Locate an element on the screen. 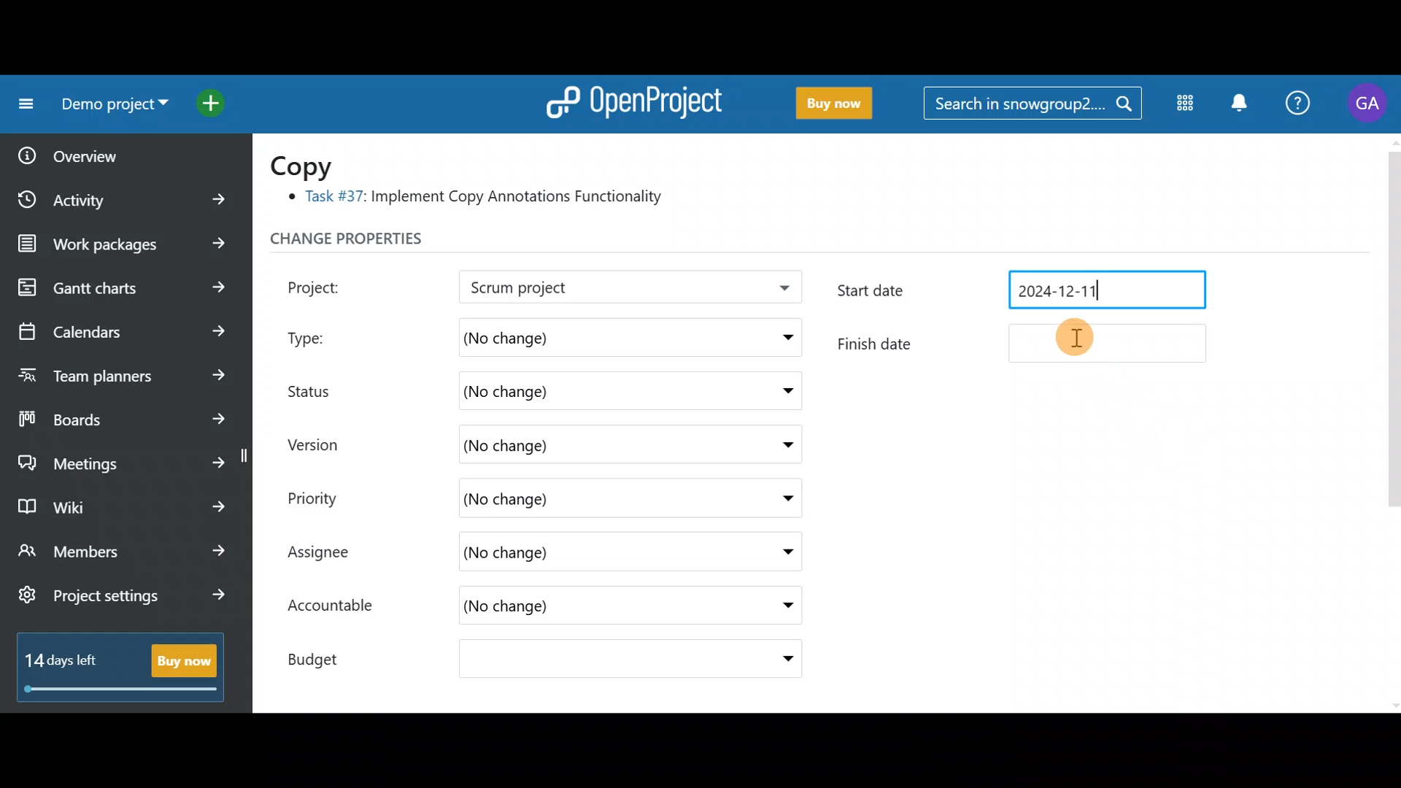 This screenshot has height=788, width=1401. Status drop down is located at coordinates (783, 391).